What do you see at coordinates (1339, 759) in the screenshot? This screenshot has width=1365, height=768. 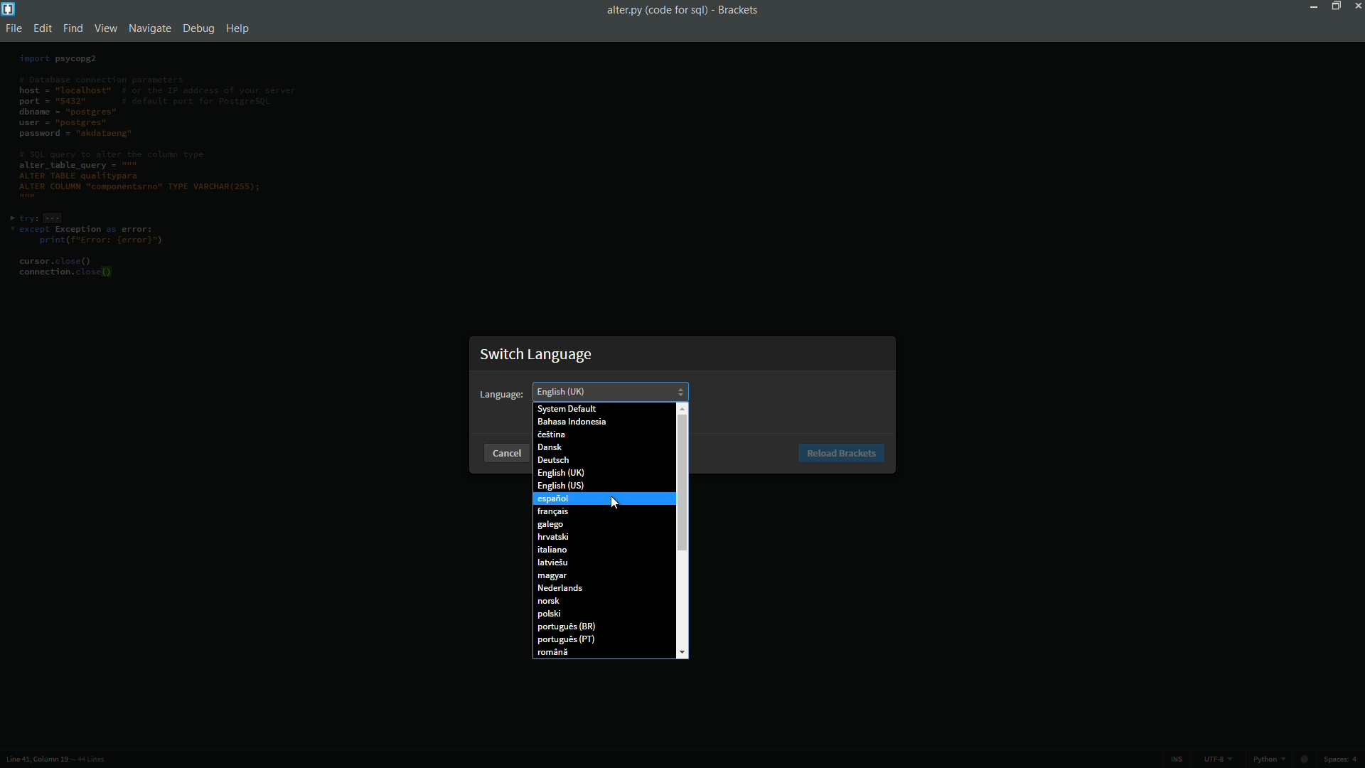 I see `space` at bounding box center [1339, 759].